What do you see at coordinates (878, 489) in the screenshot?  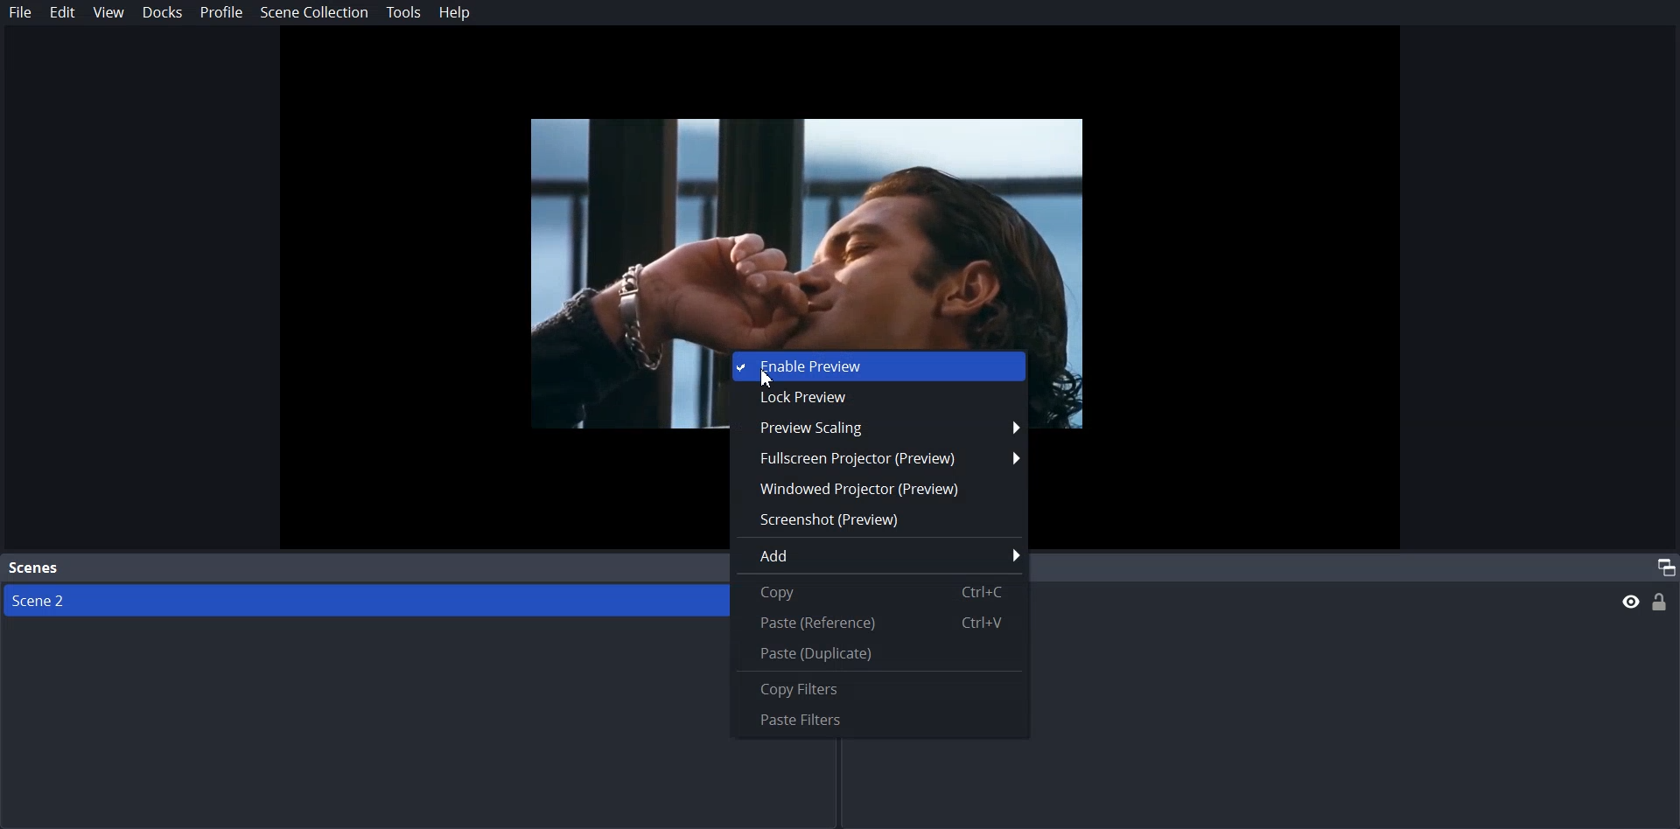 I see `Windowed Projector (Preview)` at bounding box center [878, 489].